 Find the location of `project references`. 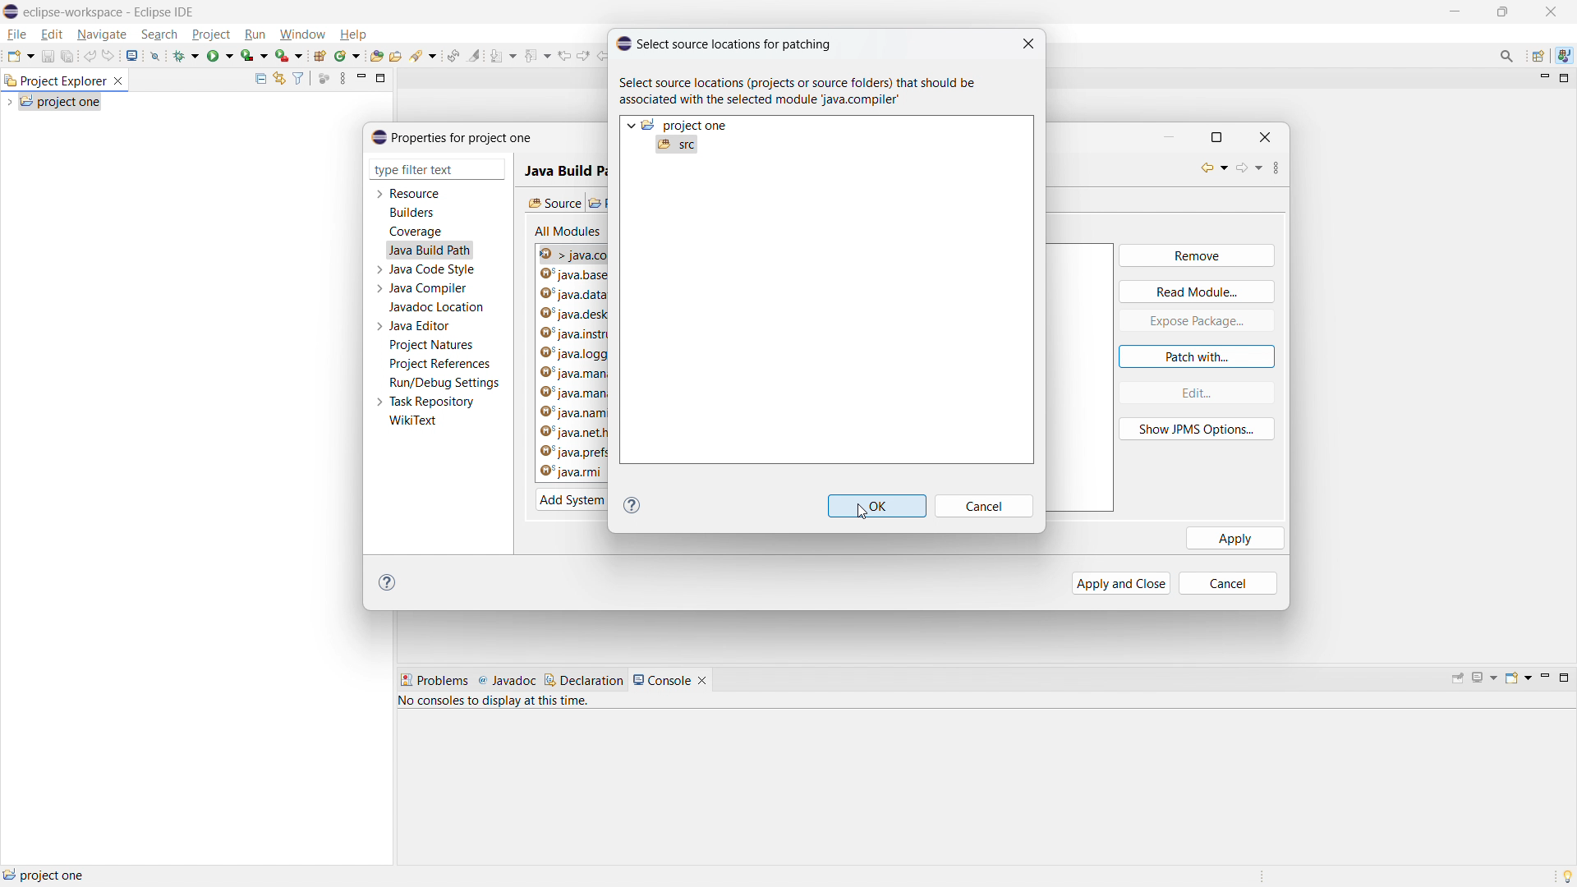

project references is located at coordinates (439, 363).